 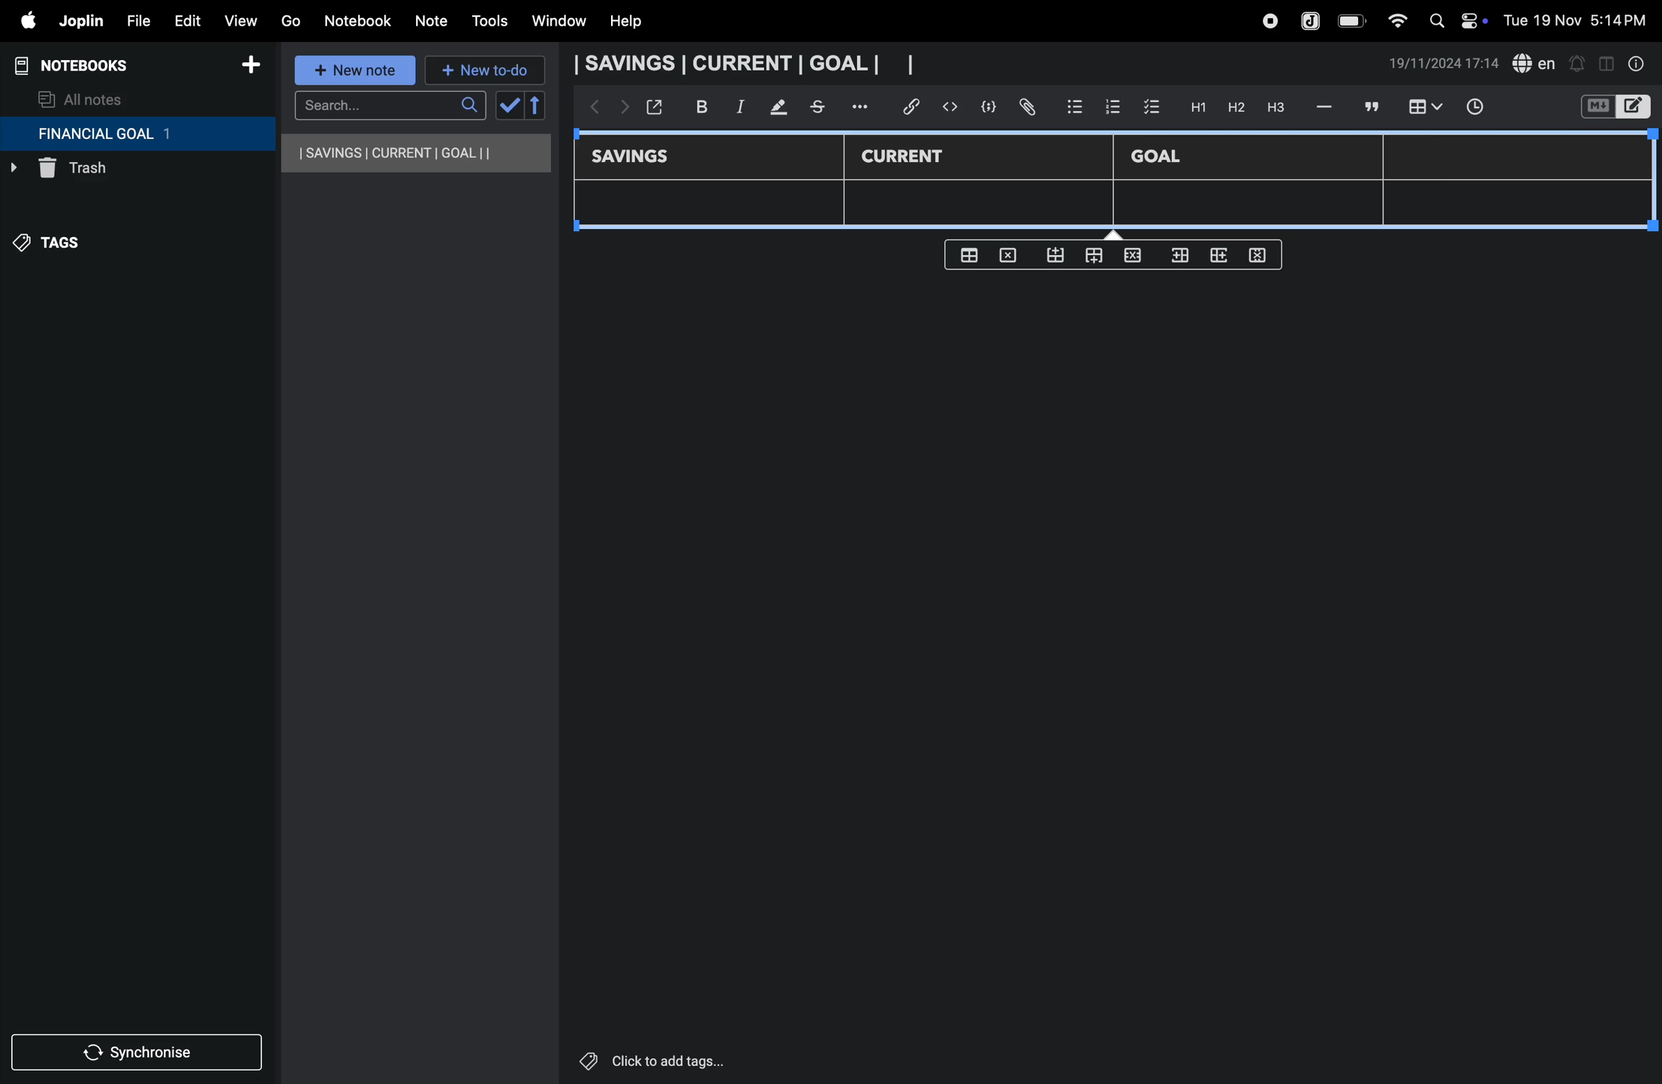 What do you see at coordinates (1422, 108) in the screenshot?
I see `insert table` at bounding box center [1422, 108].